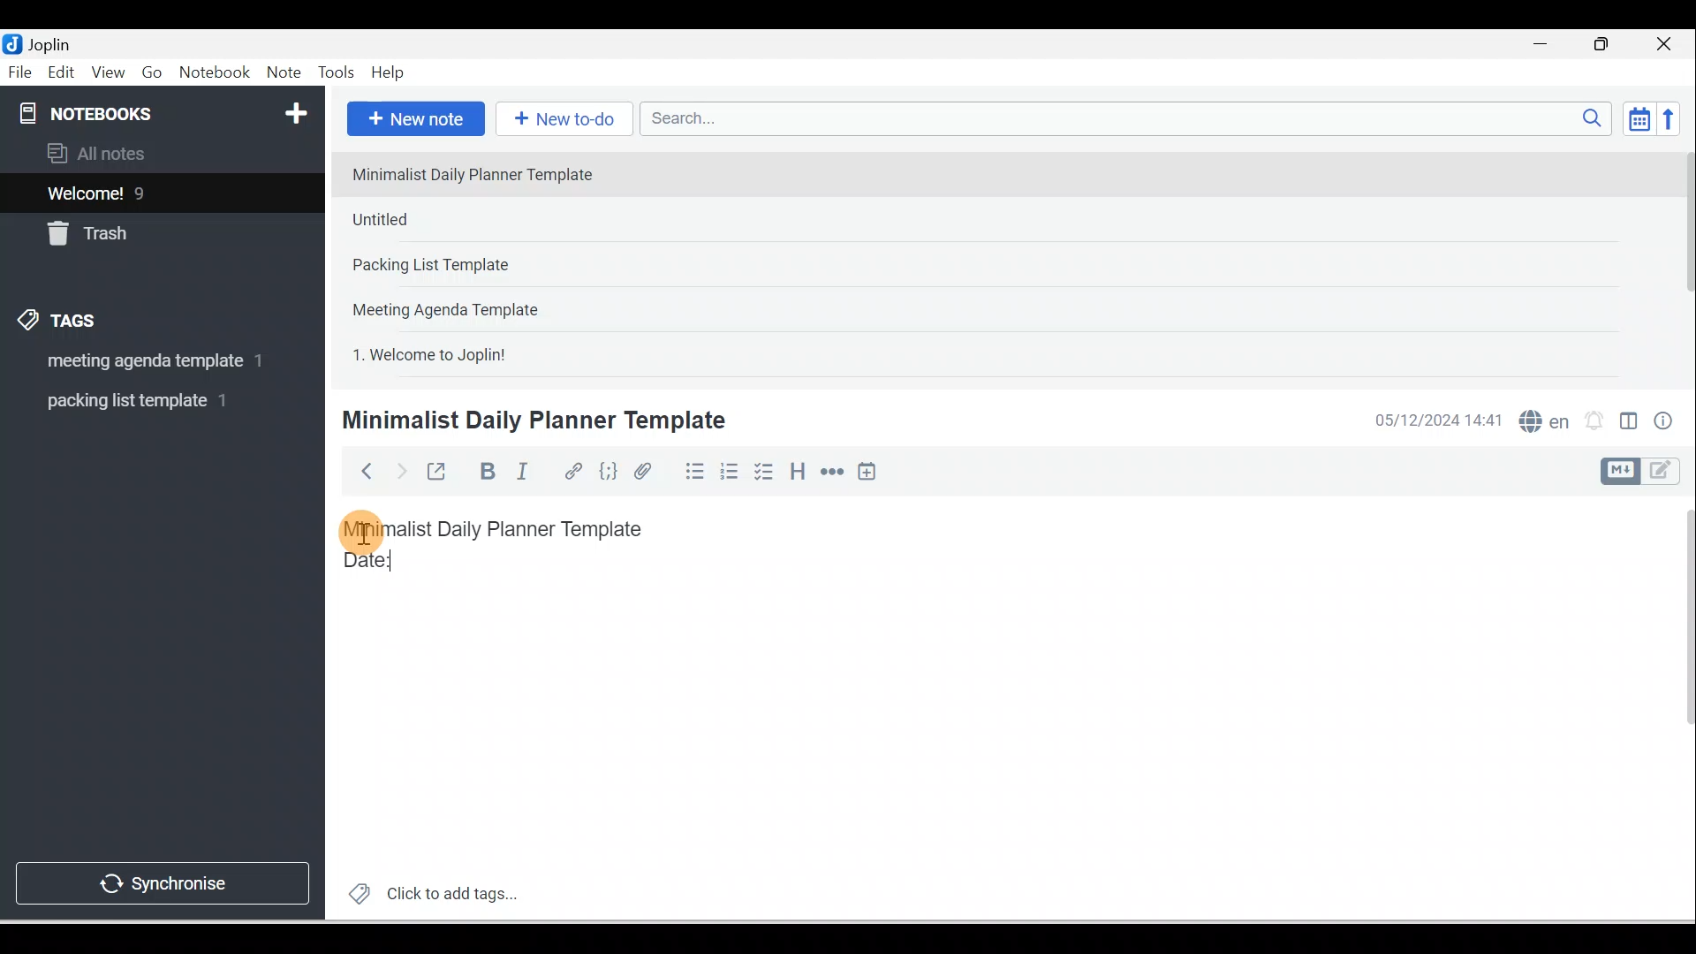  What do you see at coordinates (494, 352) in the screenshot?
I see `Note 5` at bounding box center [494, 352].